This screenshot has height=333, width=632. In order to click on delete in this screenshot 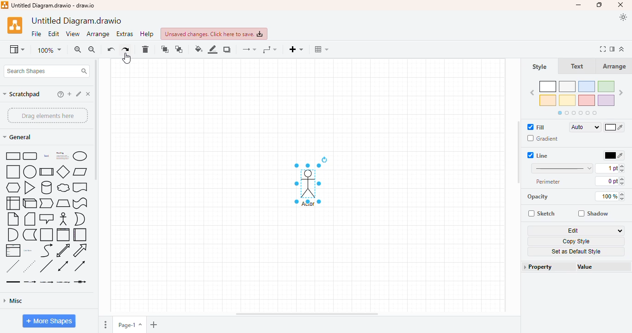, I will do `click(145, 49)`.